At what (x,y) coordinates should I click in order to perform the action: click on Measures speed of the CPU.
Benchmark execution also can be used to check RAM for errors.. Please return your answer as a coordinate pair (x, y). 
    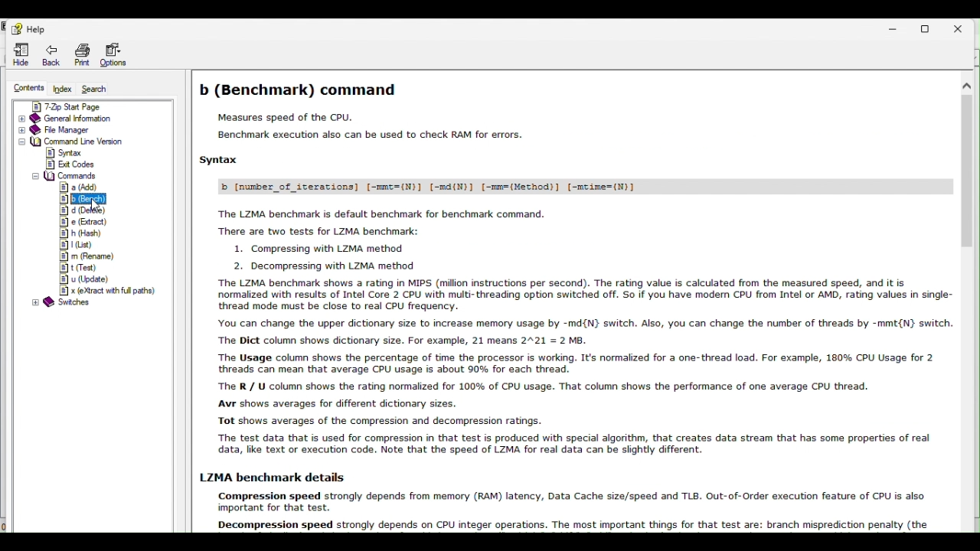
    Looking at the image, I should click on (384, 126).